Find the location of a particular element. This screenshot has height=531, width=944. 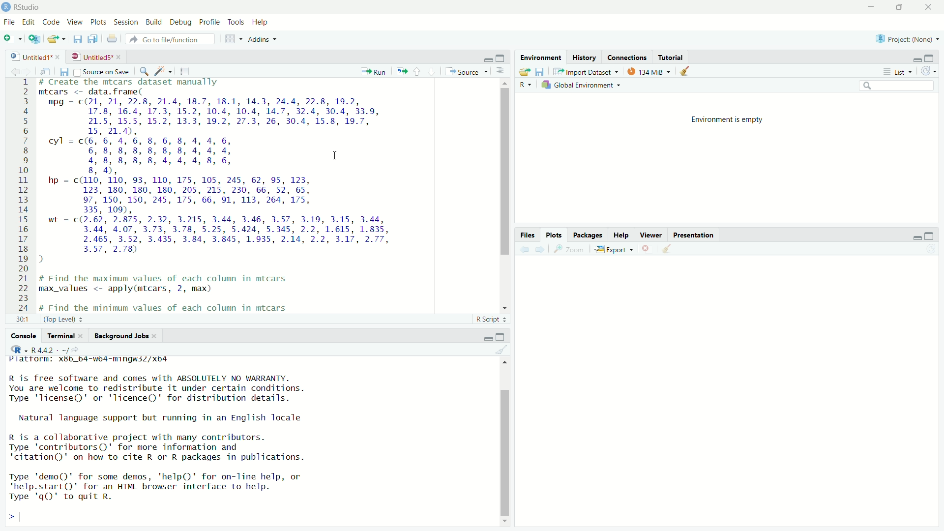

zoom is located at coordinates (569, 250).